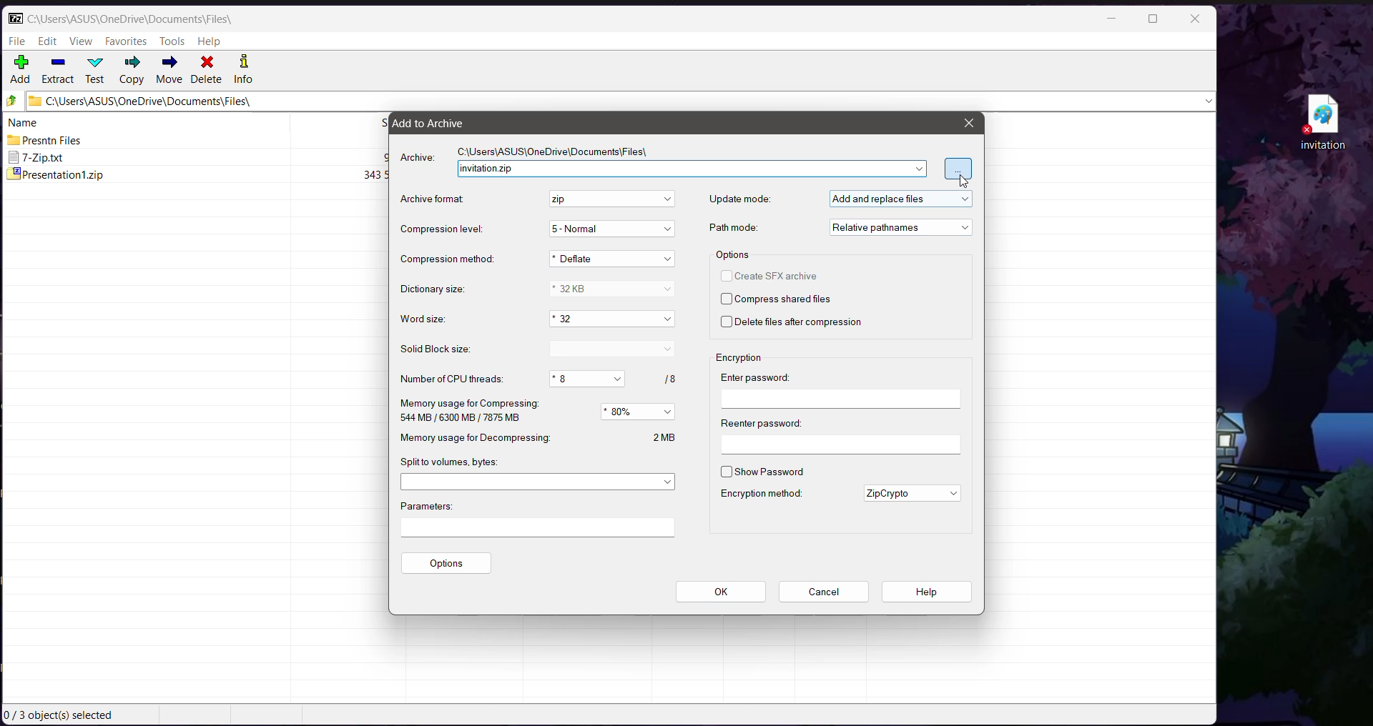  I want to click on Set the Compression Level, so click(614, 229).